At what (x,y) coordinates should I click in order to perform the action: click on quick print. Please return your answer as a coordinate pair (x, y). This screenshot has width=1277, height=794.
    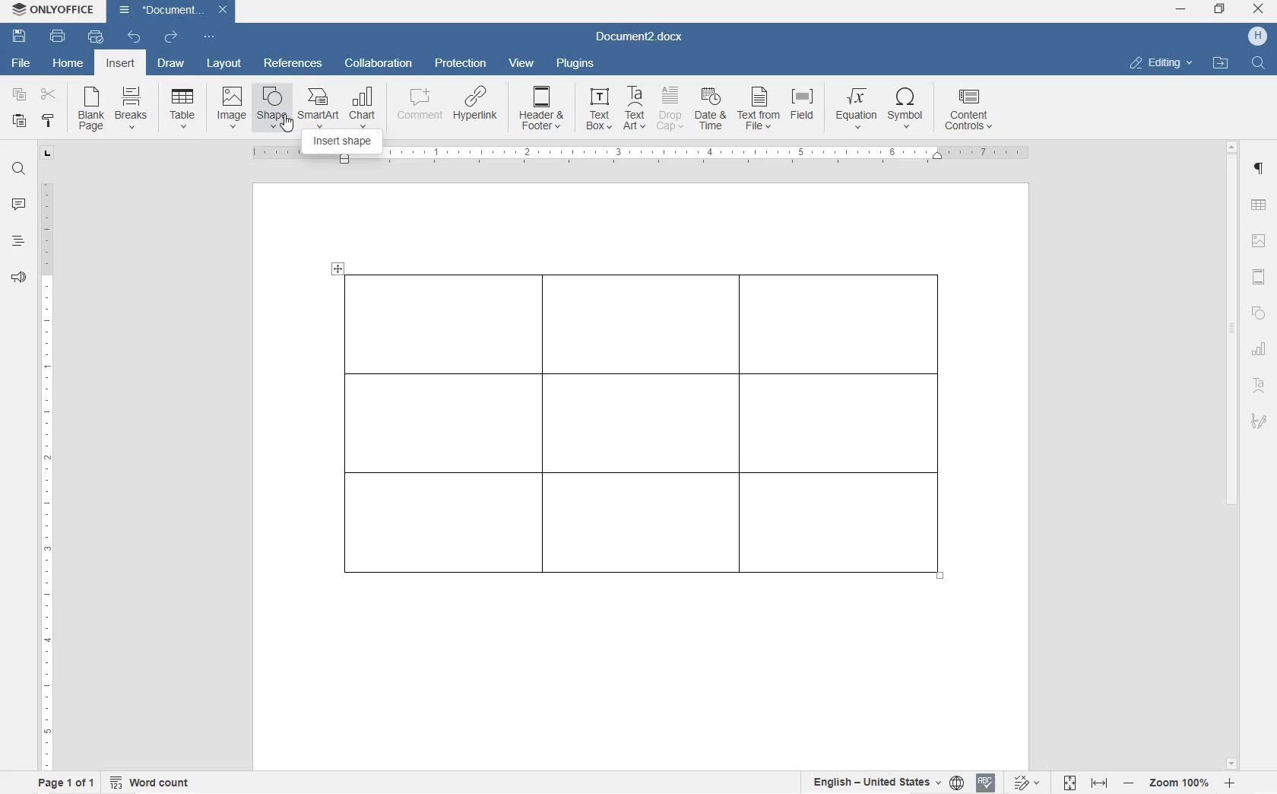
    Looking at the image, I should click on (96, 37).